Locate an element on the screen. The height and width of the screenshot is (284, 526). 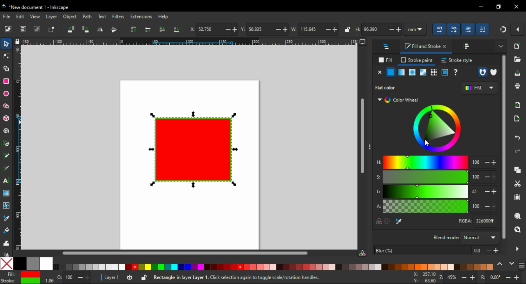
spiral tool is located at coordinates (7, 130).